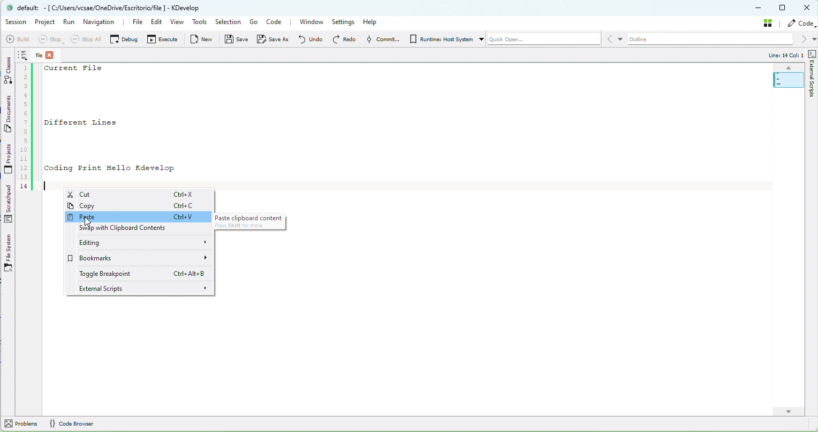 The width and height of the screenshot is (818, 432). What do you see at coordinates (142, 205) in the screenshot?
I see `Copy Ctrl+C` at bounding box center [142, 205].